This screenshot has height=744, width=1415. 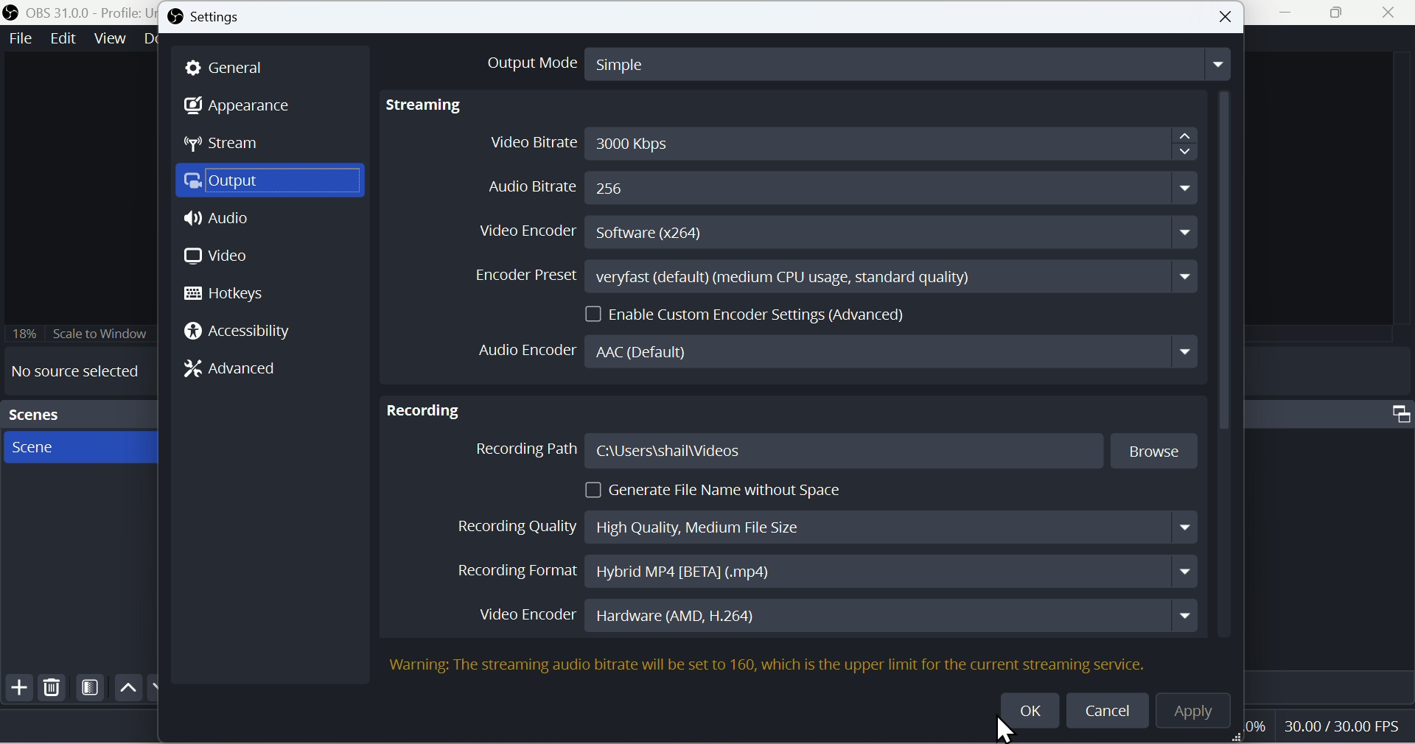 I want to click on Video Encoder, so click(x=841, y=614).